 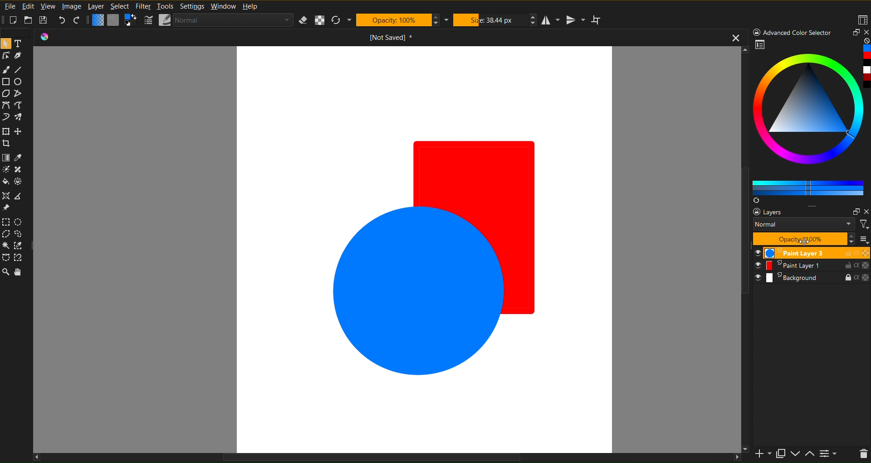 I want to click on add, so click(x=763, y=454).